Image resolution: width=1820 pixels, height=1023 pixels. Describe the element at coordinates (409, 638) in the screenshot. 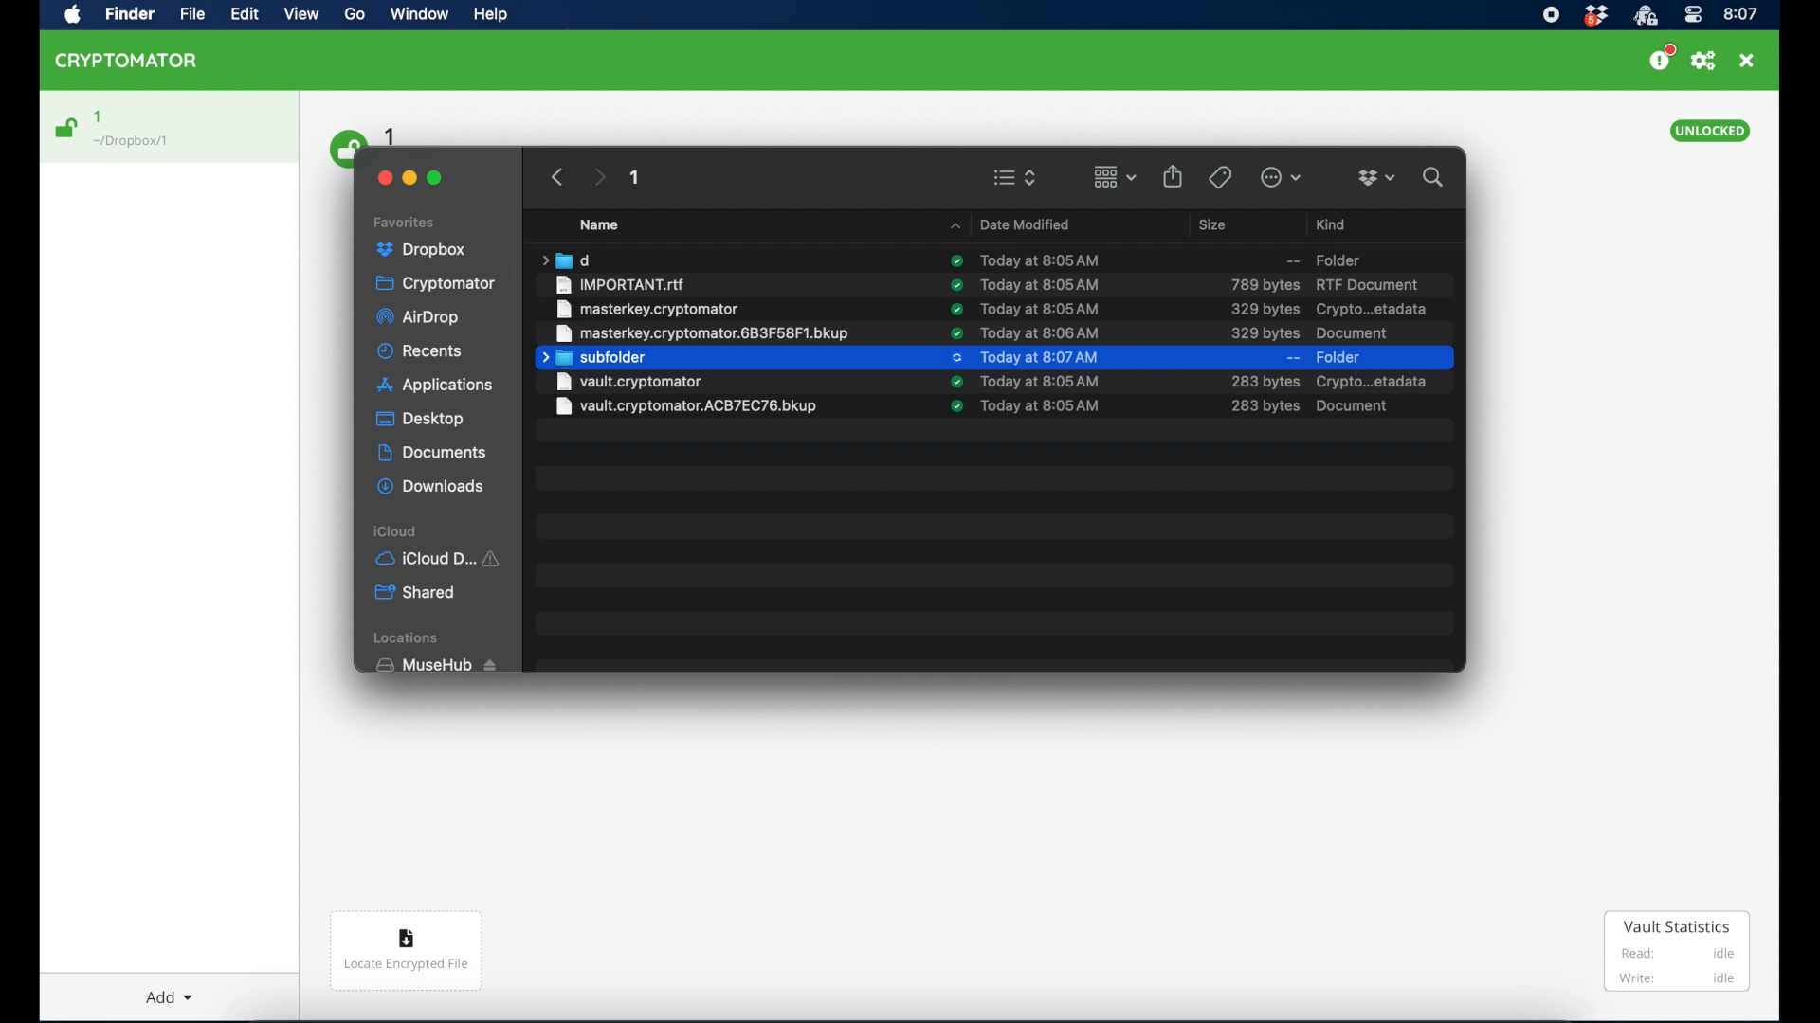

I see `locations` at that location.